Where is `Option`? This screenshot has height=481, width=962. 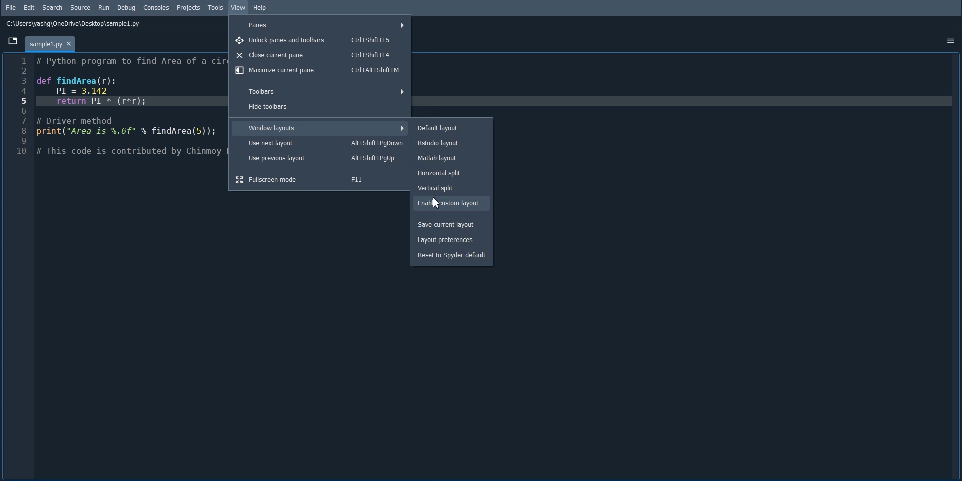 Option is located at coordinates (951, 40).